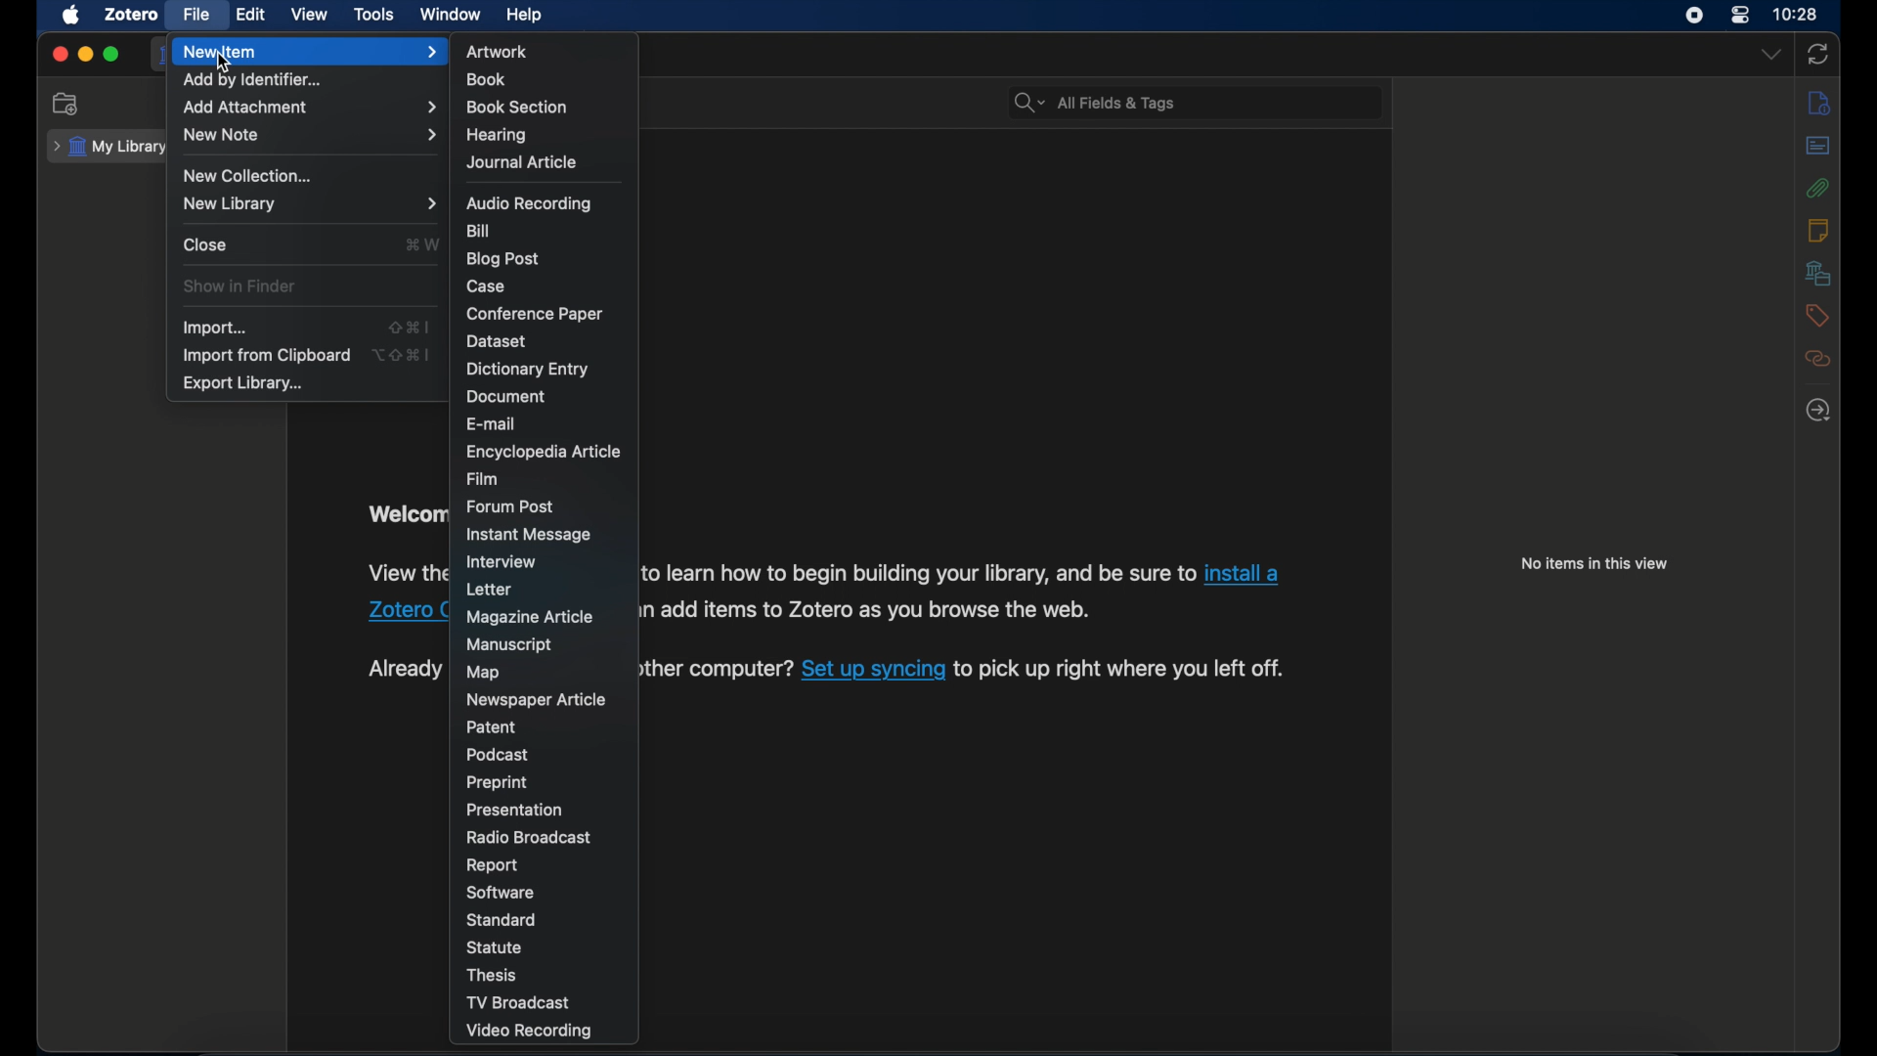 This screenshot has width=1877, height=1056. Describe the element at coordinates (494, 423) in the screenshot. I see `e-mail` at that location.